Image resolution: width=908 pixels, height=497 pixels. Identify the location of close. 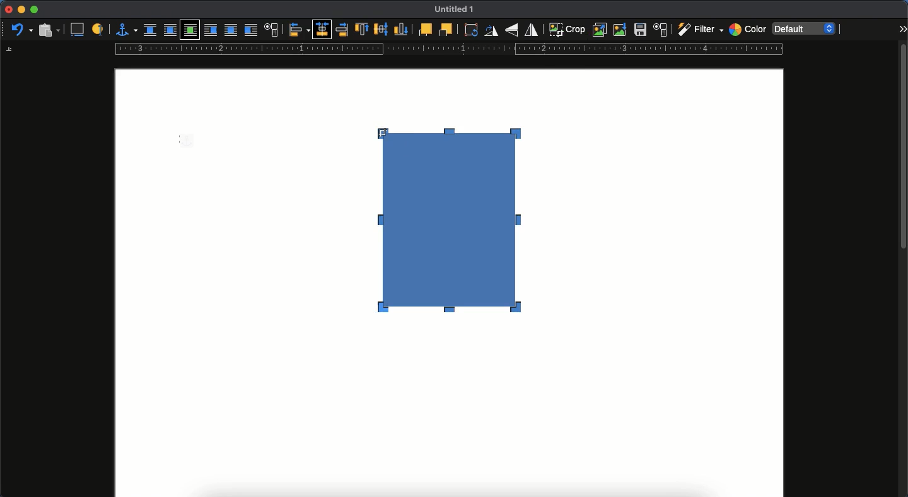
(8, 10).